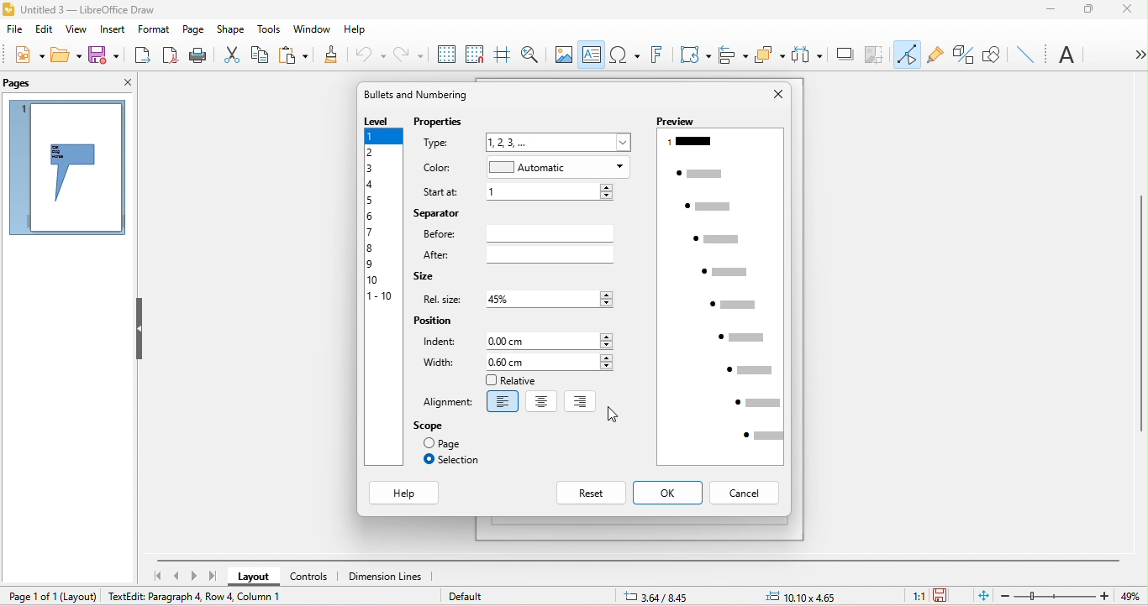 The width and height of the screenshot is (1148, 606). Describe the element at coordinates (152, 31) in the screenshot. I see `format` at that location.